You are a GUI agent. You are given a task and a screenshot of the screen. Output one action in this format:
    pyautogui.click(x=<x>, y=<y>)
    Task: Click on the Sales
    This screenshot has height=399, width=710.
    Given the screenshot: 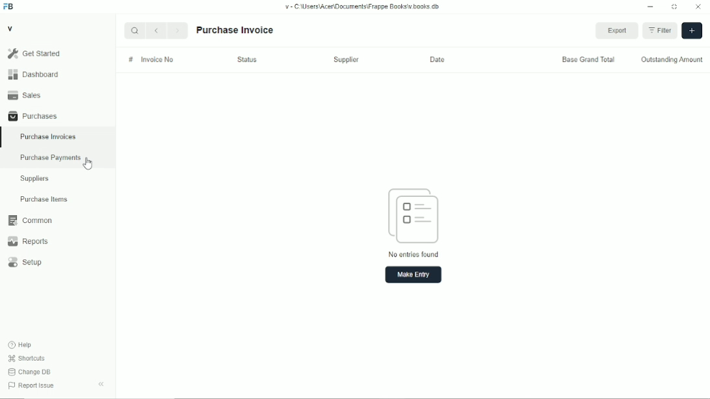 What is the action you would take?
    pyautogui.click(x=57, y=95)
    